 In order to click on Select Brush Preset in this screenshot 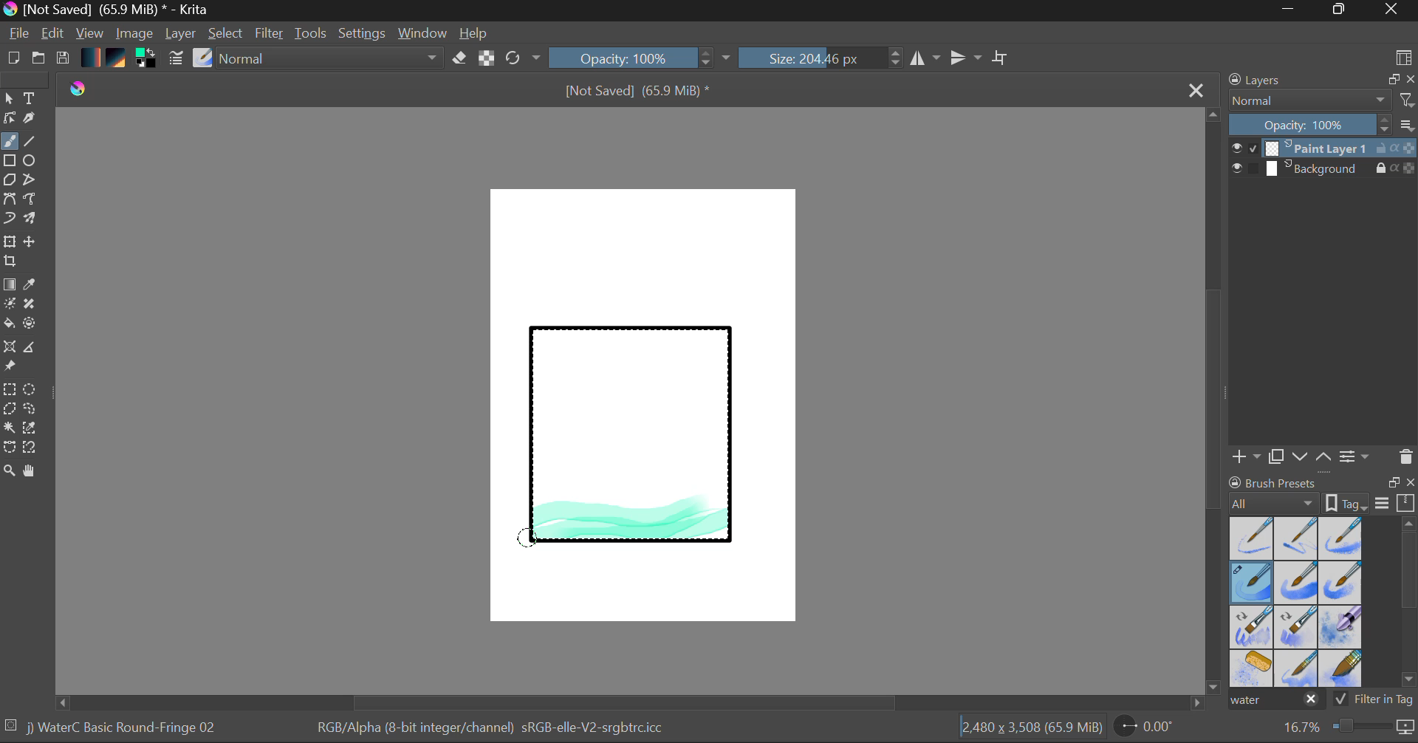, I will do `click(203, 58)`.